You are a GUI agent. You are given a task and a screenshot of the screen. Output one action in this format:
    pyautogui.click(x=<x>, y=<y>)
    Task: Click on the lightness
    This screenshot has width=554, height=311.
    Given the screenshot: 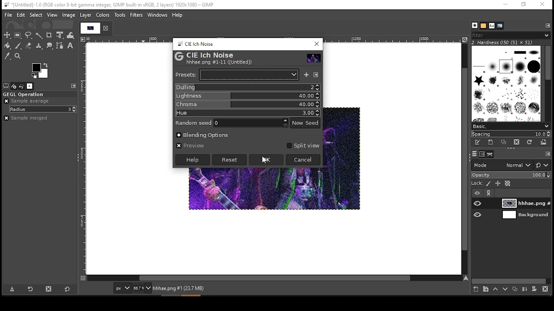 What is the action you would take?
    pyautogui.click(x=248, y=95)
    